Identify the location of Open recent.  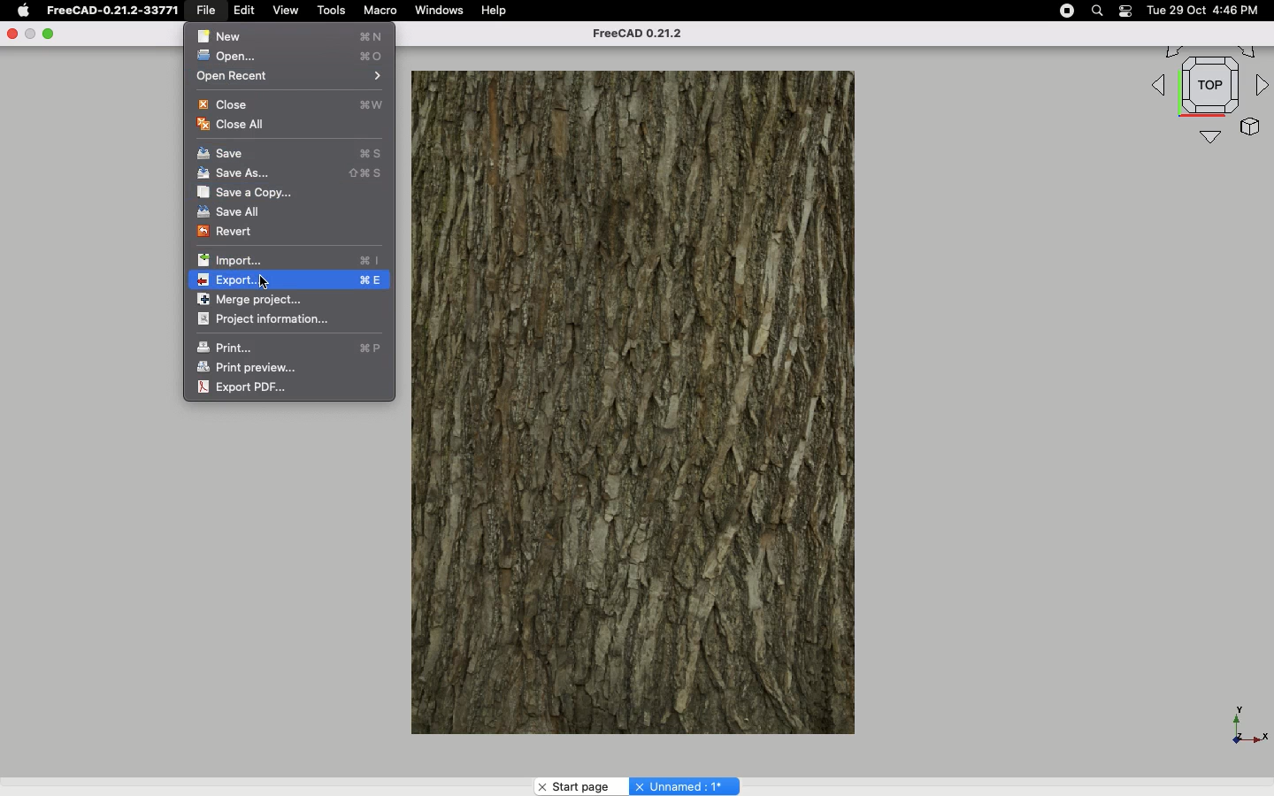
(285, 77).